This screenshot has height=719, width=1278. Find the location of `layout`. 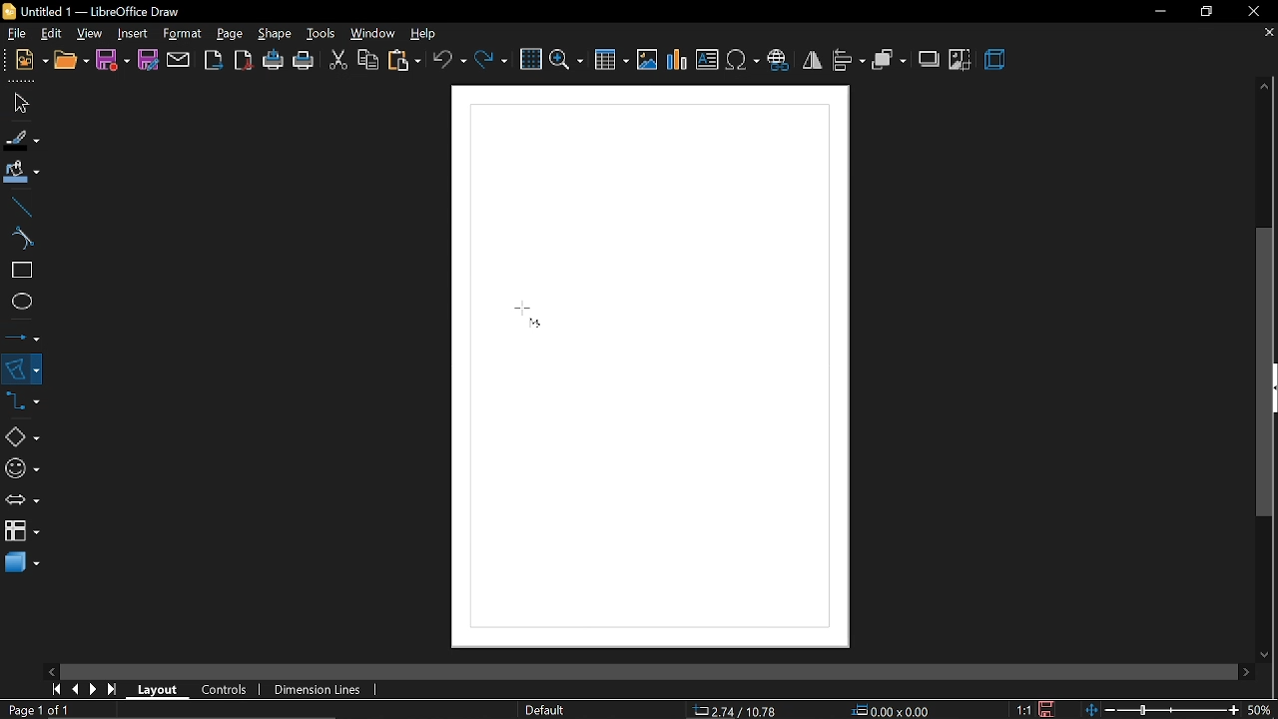

layout is located at coordinates (160, 690).